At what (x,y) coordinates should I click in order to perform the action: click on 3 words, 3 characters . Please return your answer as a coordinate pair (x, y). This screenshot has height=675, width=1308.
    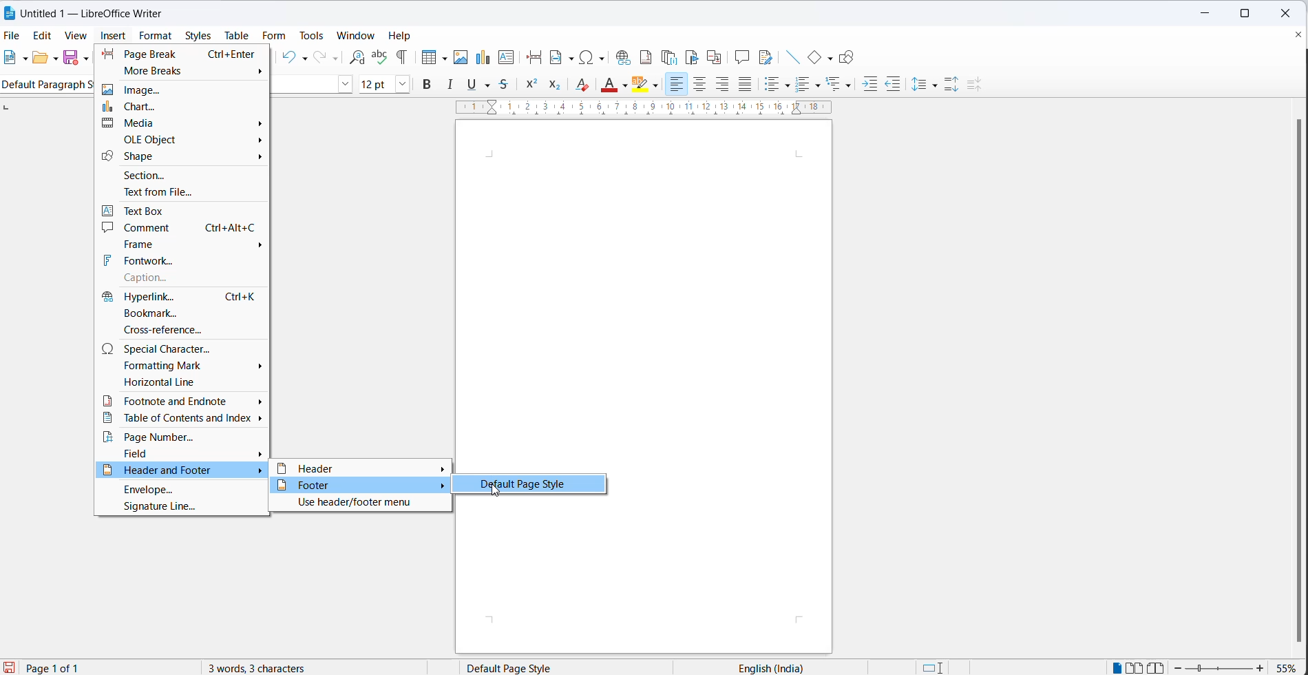
    Looking at the image, I should click on (268, 667).